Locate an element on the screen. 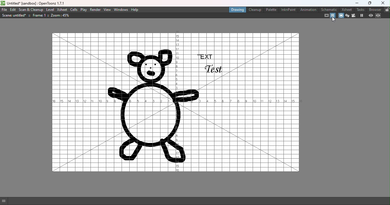 Image resolution: width=390 pixels, height=205 pixels. Field guide is located at coordinates (333, 15).